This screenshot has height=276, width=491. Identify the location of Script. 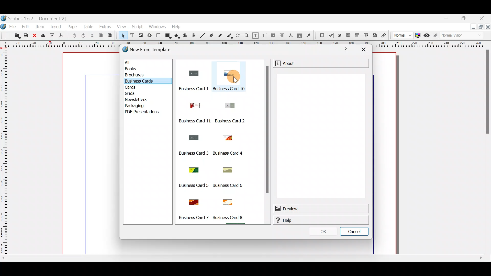
(138, 27).